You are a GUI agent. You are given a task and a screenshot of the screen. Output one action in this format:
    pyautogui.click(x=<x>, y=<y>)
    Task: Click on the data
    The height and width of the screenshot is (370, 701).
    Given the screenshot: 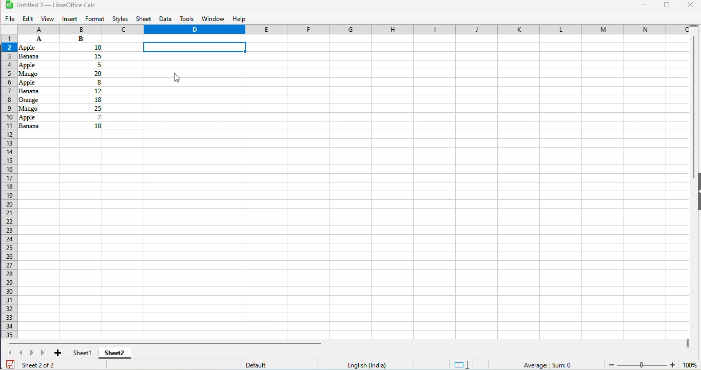 What is the action you would take?
    pyautogui.click(x=60, y=81)
    